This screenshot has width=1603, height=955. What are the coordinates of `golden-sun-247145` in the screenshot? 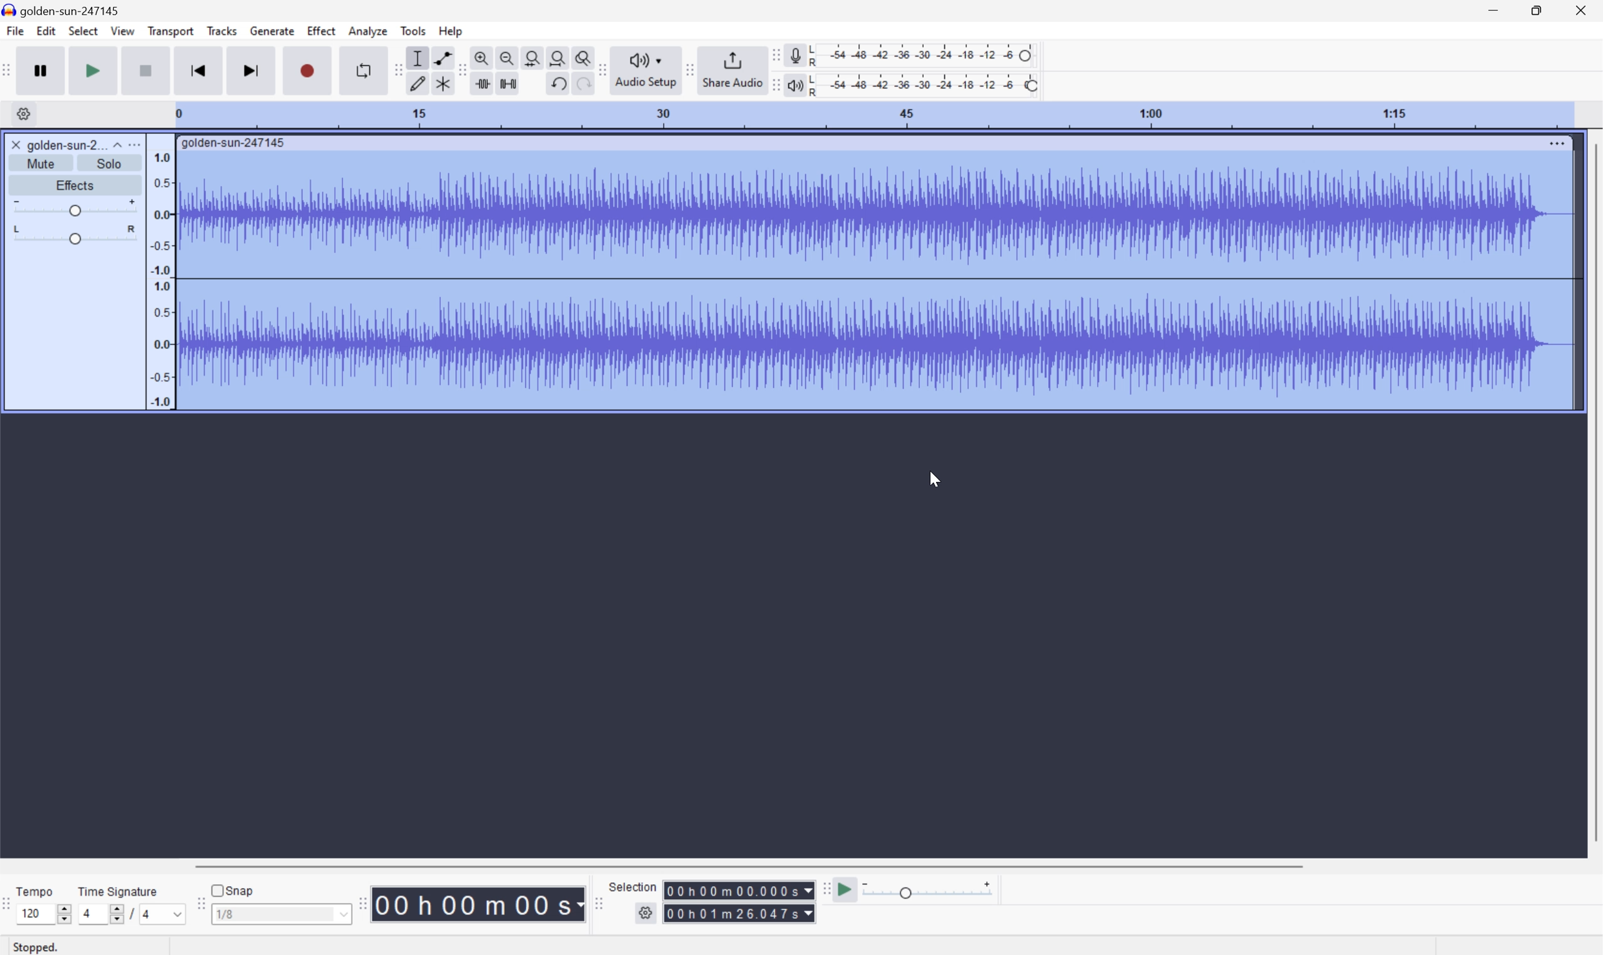 It's located at (234, 144).